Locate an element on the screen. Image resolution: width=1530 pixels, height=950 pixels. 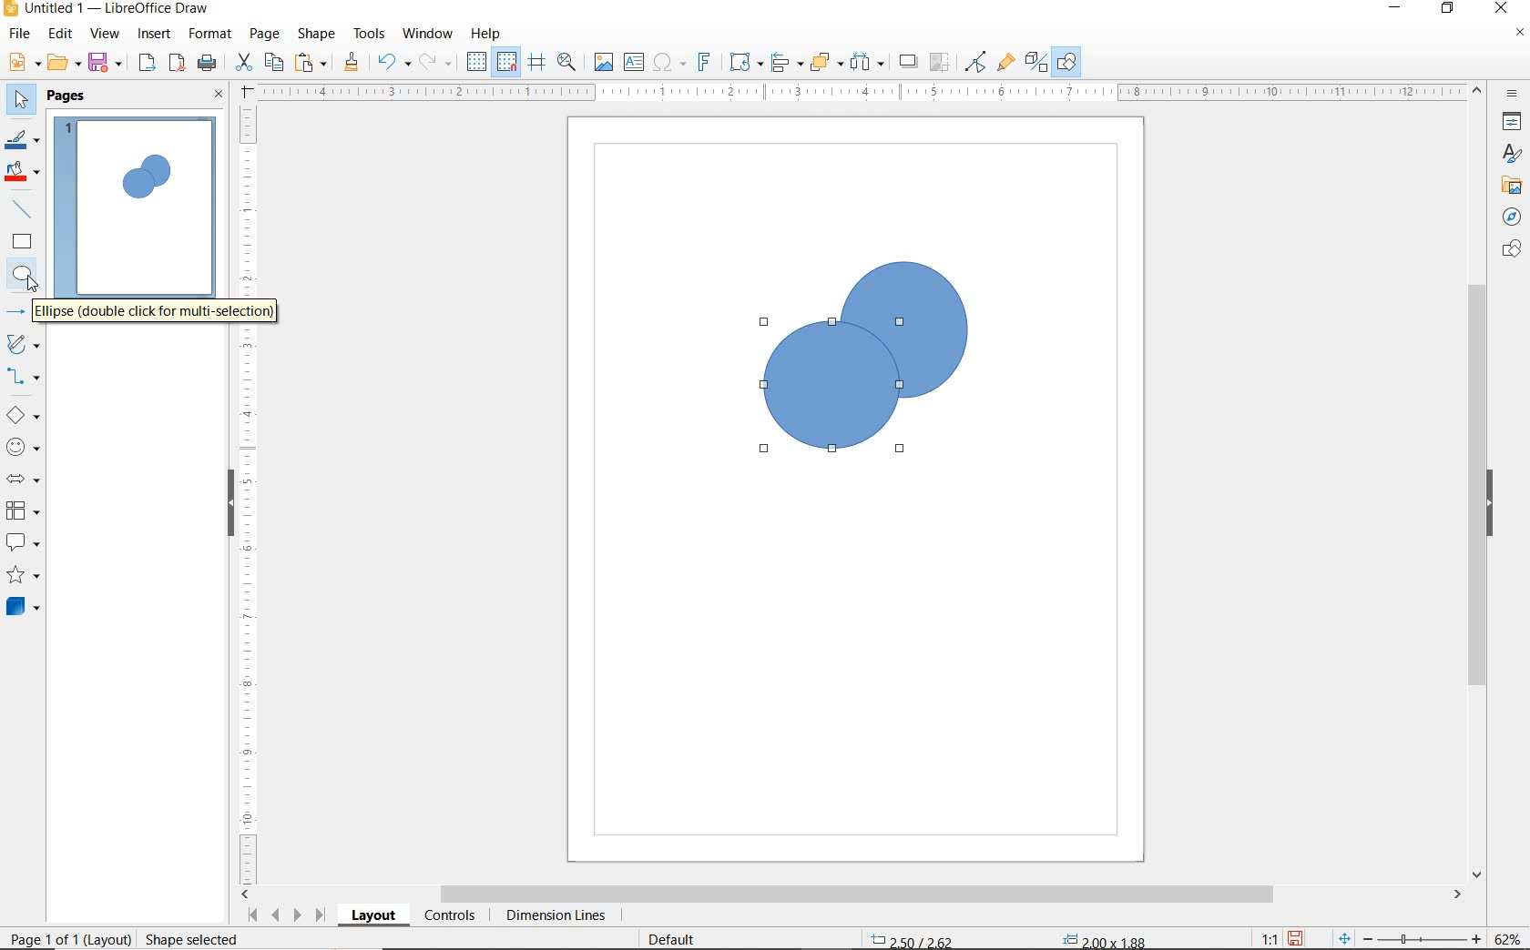
GALLERY is located at coordinates (1509, 186).